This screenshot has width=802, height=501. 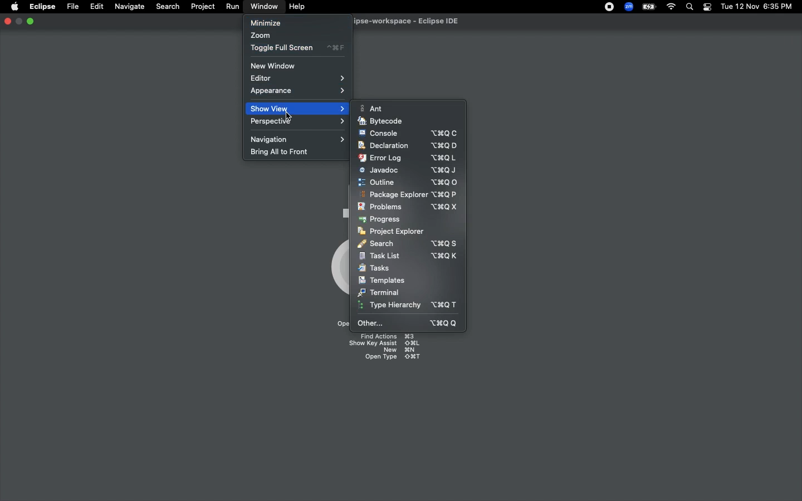 I want to click on Project, so click(x=203, y=7).